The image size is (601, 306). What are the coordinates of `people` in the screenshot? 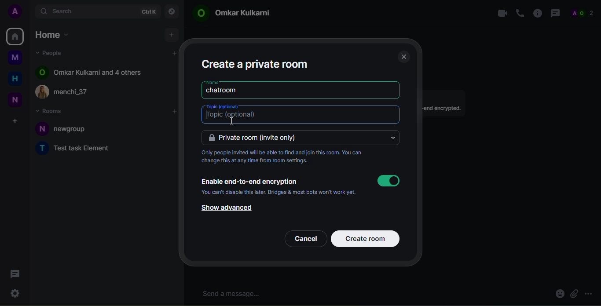 It's located at (585, 13).